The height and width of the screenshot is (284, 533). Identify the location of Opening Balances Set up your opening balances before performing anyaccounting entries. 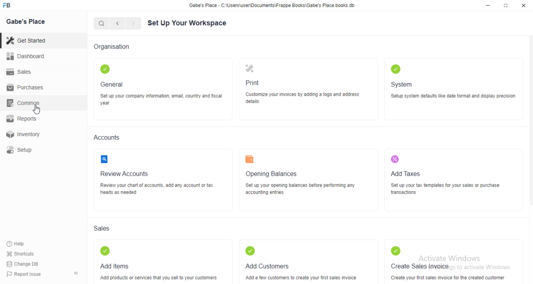
(302, 177).